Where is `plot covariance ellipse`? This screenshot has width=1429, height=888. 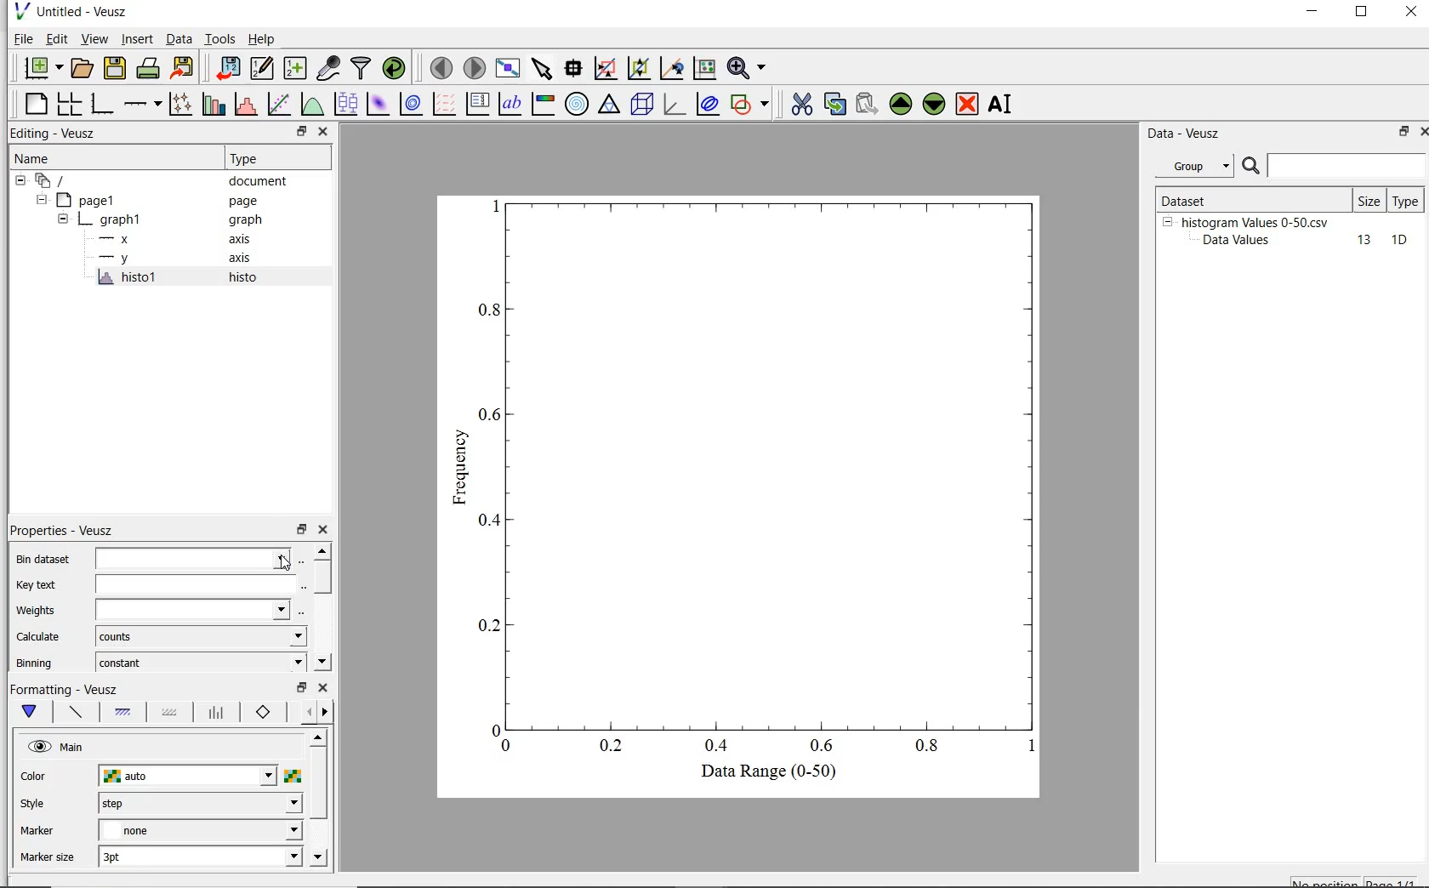 plot covariance ellipse is located at coordinates (708, 106).